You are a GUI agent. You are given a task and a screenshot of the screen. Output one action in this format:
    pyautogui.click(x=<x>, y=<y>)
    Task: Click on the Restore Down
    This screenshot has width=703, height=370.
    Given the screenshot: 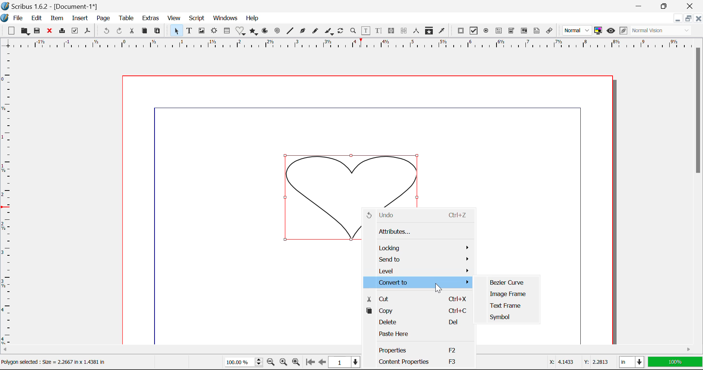 What is the action you would take?
    pyautogui.click(x=641, y=5)
    